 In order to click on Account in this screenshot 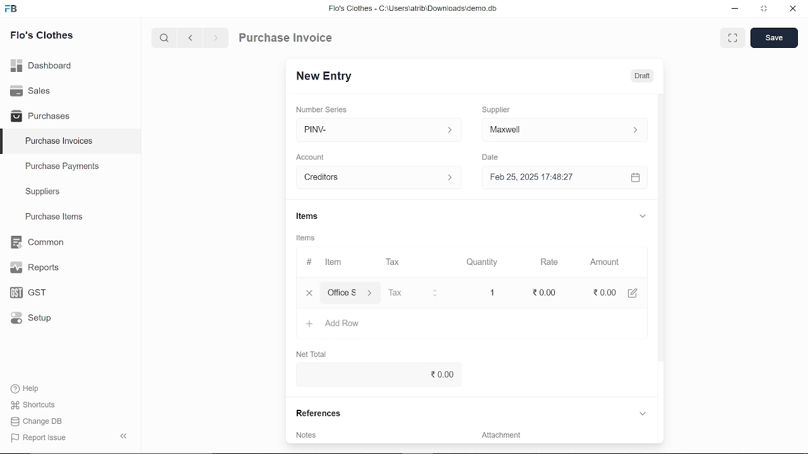, I will do `click(314, 156)`.